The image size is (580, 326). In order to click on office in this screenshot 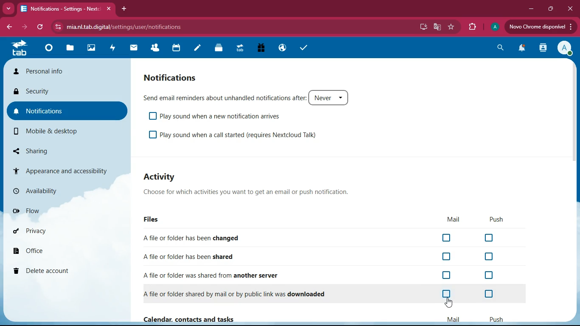, I will do `click(51, 248)`.